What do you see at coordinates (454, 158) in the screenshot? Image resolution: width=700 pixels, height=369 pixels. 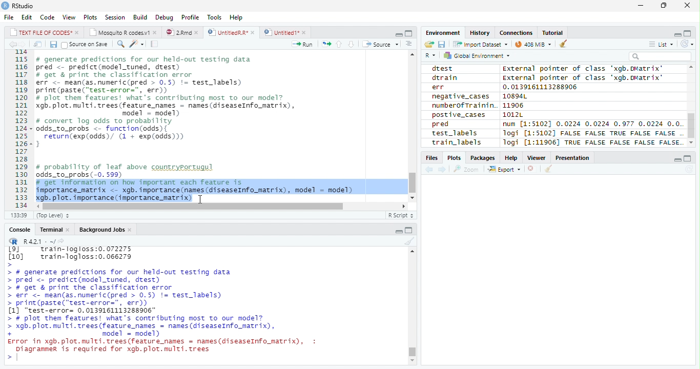 I see `Plots` at bounding box center [454, 158].